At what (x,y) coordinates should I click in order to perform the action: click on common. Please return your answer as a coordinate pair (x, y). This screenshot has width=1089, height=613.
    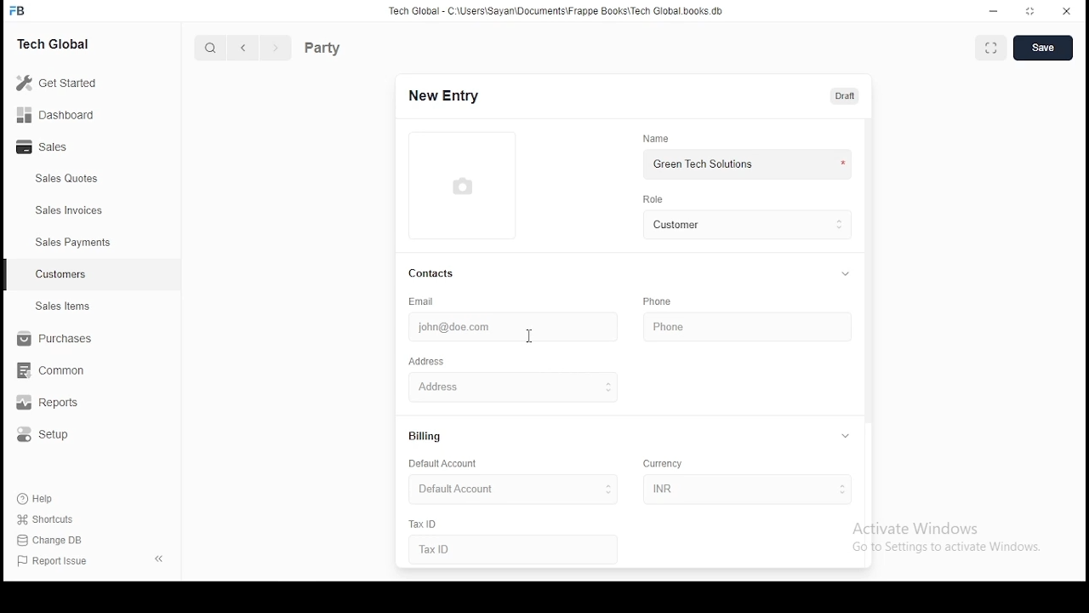
    Looking at the image, I should click on (50, 372).